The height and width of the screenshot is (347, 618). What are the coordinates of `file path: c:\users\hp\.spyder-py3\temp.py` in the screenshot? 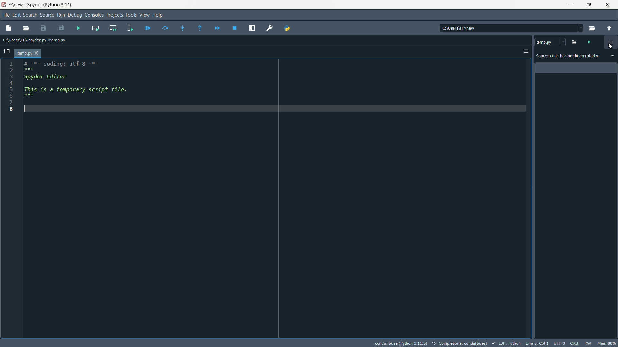 It's located at (34, 40).